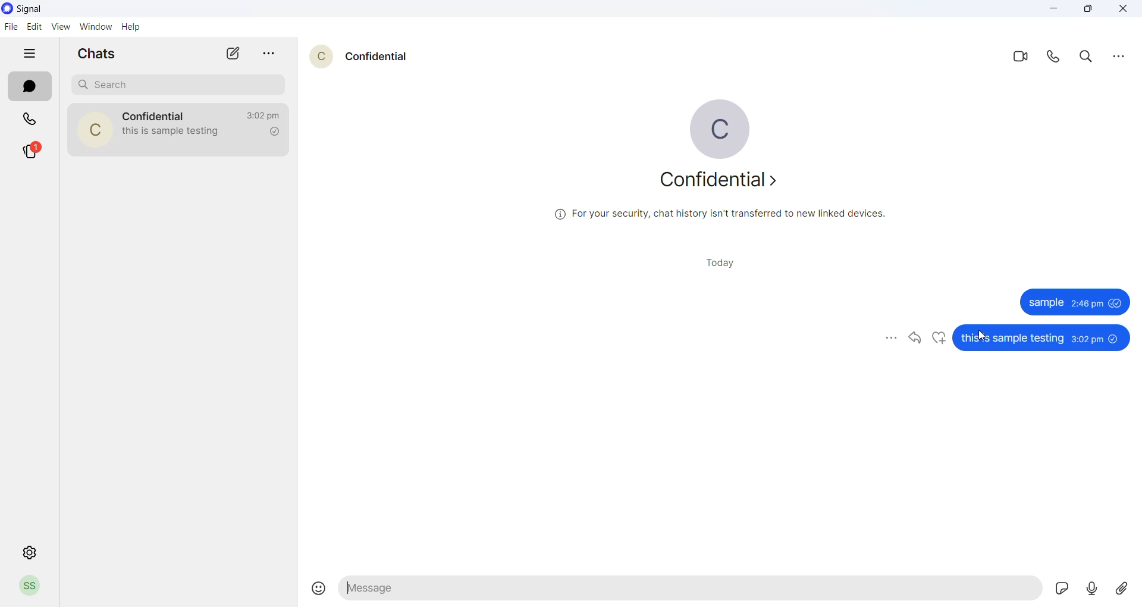 This screenshot has width=1142, height=607. I want to click on voice note, so click(1091, 589).